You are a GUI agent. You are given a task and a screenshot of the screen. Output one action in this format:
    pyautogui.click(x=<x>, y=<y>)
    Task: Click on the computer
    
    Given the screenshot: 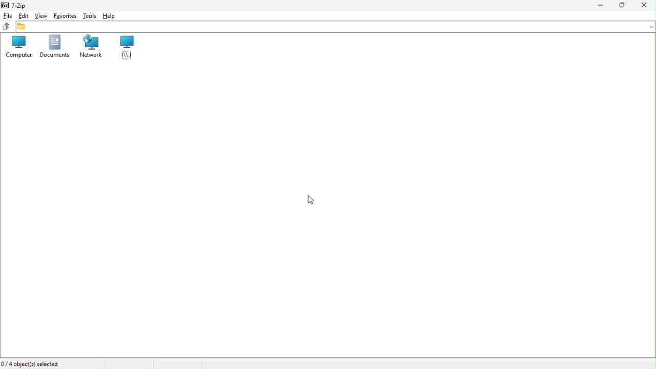 What is the action you would take?
    pyautogui.click(x=16, y=48)
    